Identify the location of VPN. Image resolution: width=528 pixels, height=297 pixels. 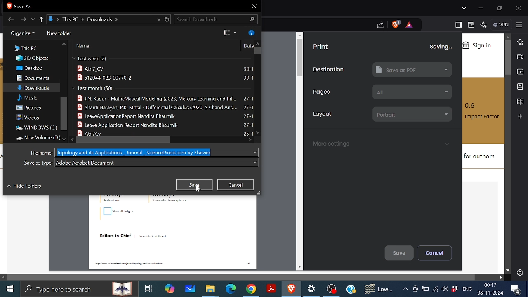
(501, 25).